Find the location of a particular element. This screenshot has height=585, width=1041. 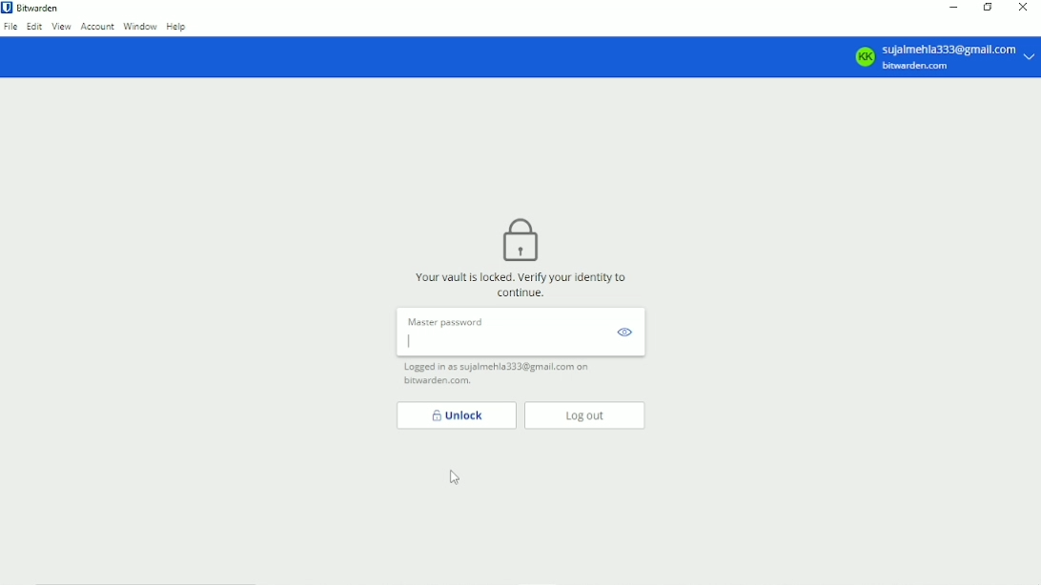

sujaimehla333@gmall.com  bitwarden.com is located at coordinates (946, 56).